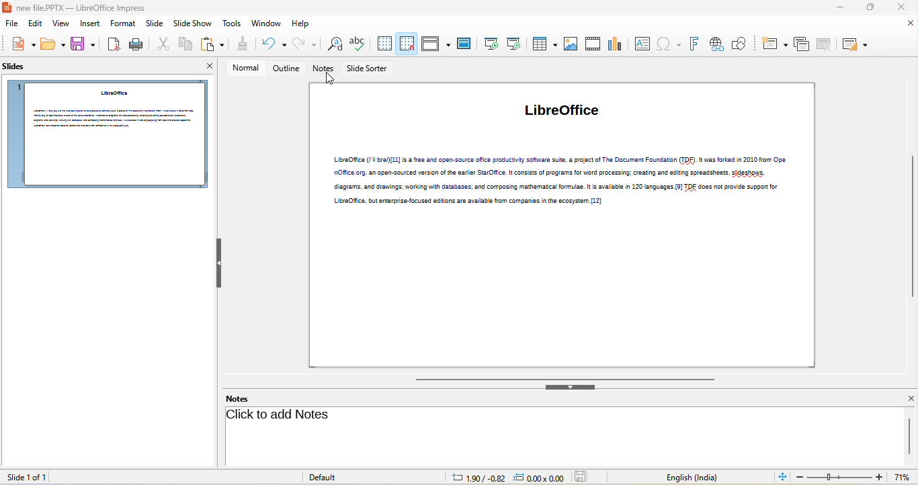 Image resolution: width=918 pixels, height=485 pixels. What do you see at coordinates (19, 69) in the screenshot?
I see `slides` at bounding box center [19, 69].